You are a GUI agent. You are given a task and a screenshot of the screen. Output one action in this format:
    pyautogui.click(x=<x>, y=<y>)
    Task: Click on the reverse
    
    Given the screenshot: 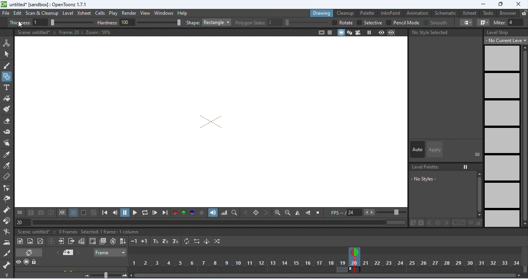 What is the action you would take?
    pyautogui.click(x=196, y=241)
    